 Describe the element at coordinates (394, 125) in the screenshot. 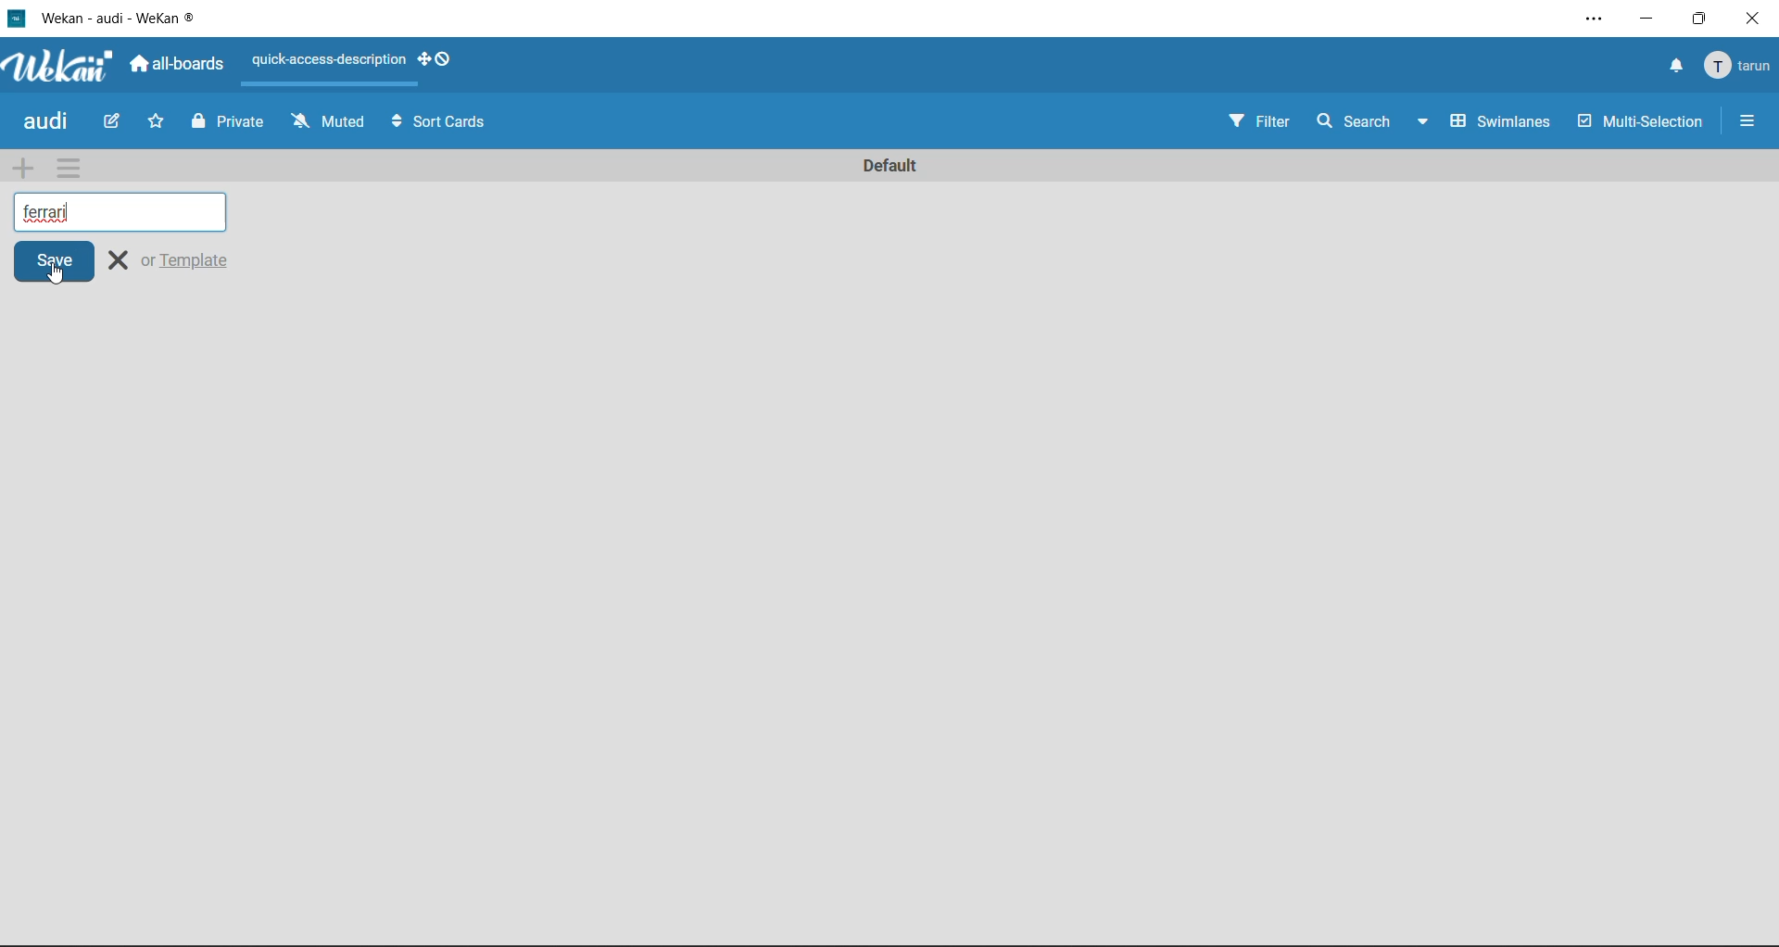

I see `Arrows` at that location.